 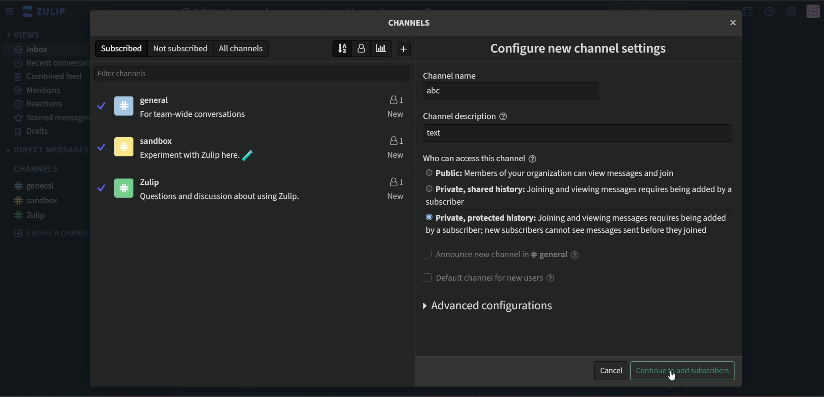 I want to click on not subscribed, so click(x=180, y=48).